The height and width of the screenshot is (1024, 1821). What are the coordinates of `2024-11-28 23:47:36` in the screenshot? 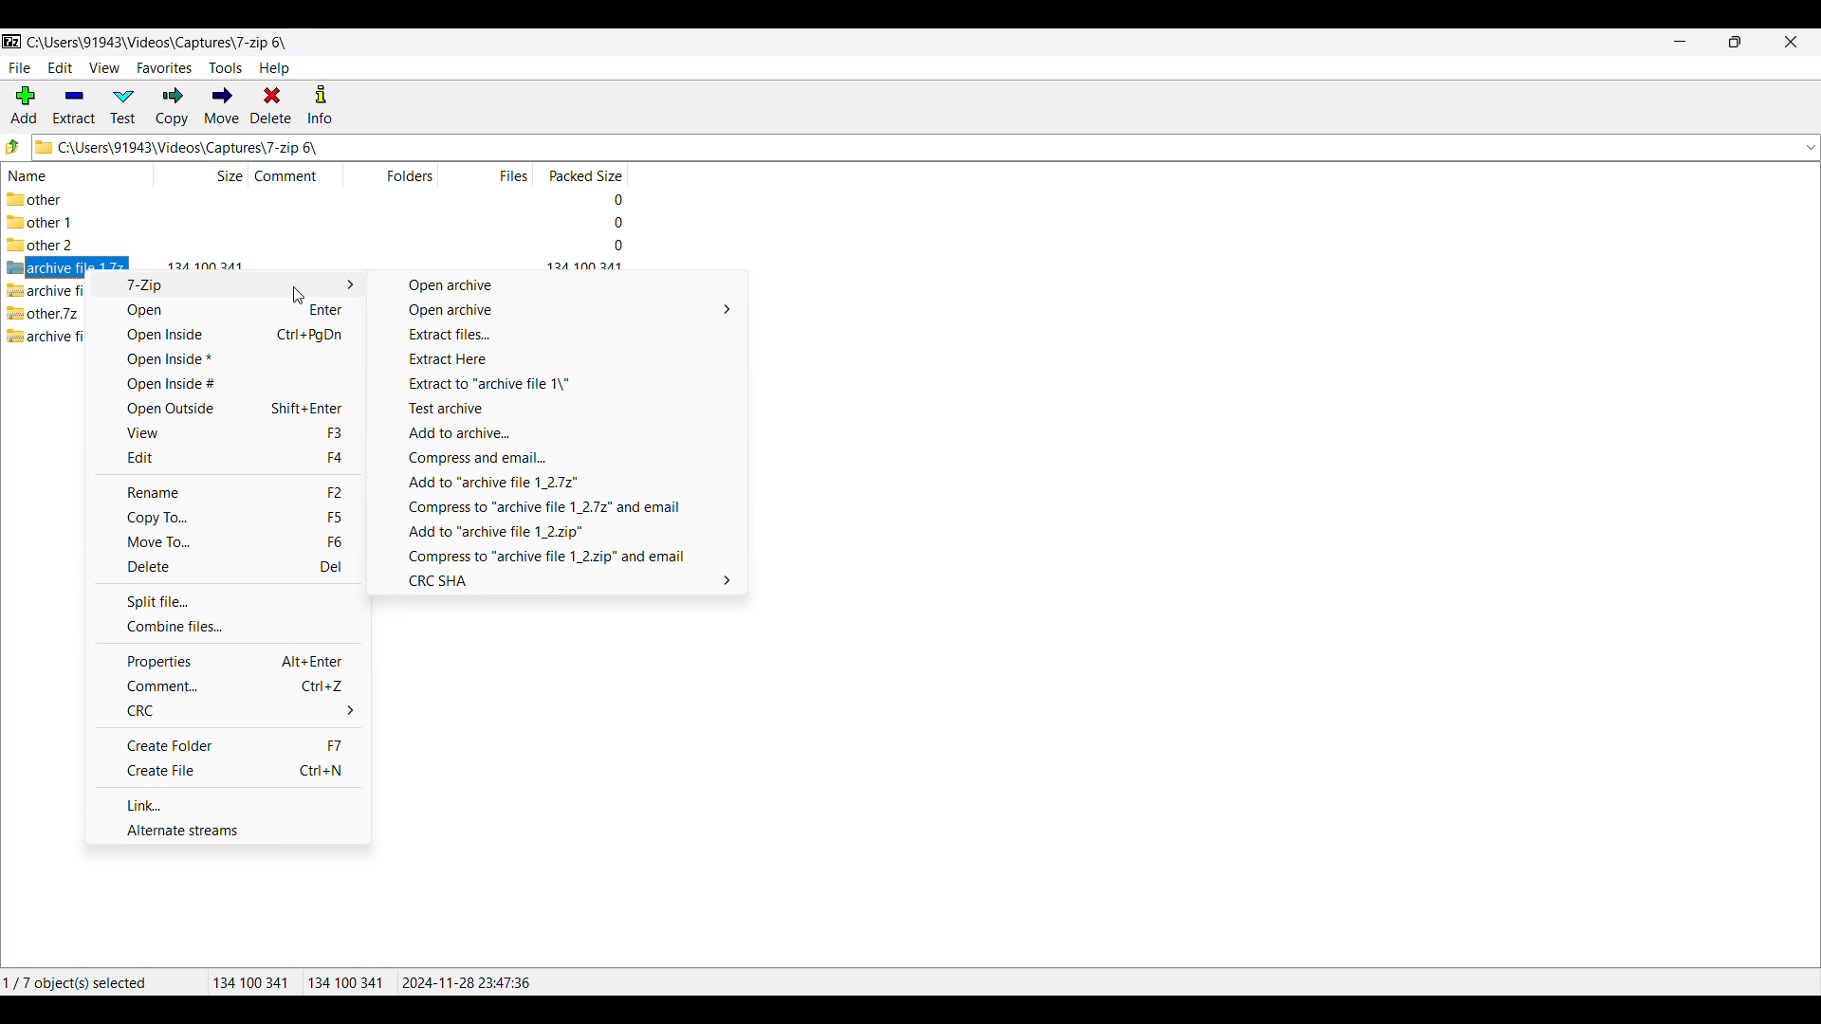 It's located at (470, 982).